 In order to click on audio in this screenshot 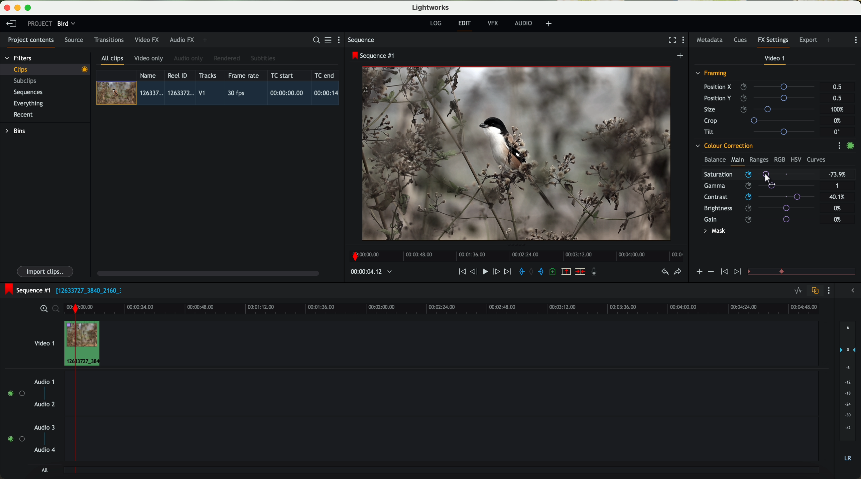, I will do `click(523, 23)`.